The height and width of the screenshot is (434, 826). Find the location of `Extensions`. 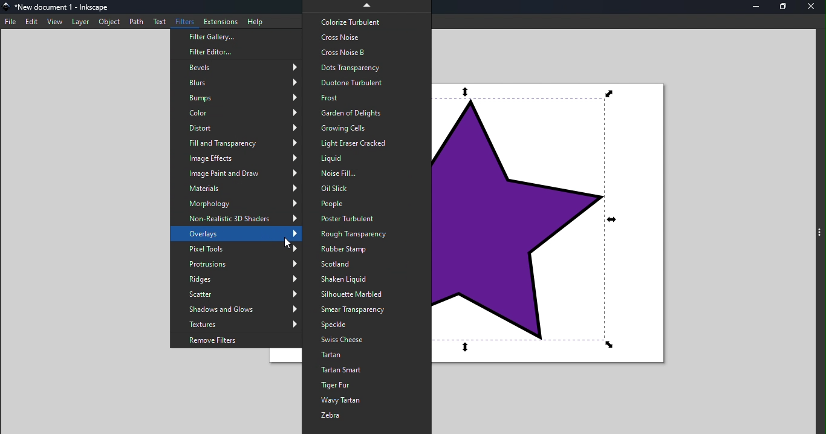

Extensions is located at coordinates (218, 21).